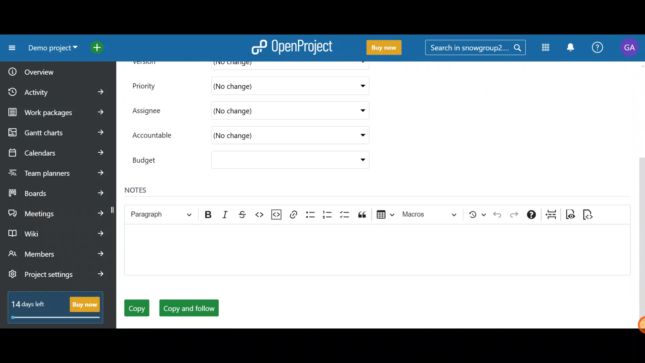 Image resolution: width=645 pixels, height=363 pixels. I want to click on Italic, so click(228, 215).